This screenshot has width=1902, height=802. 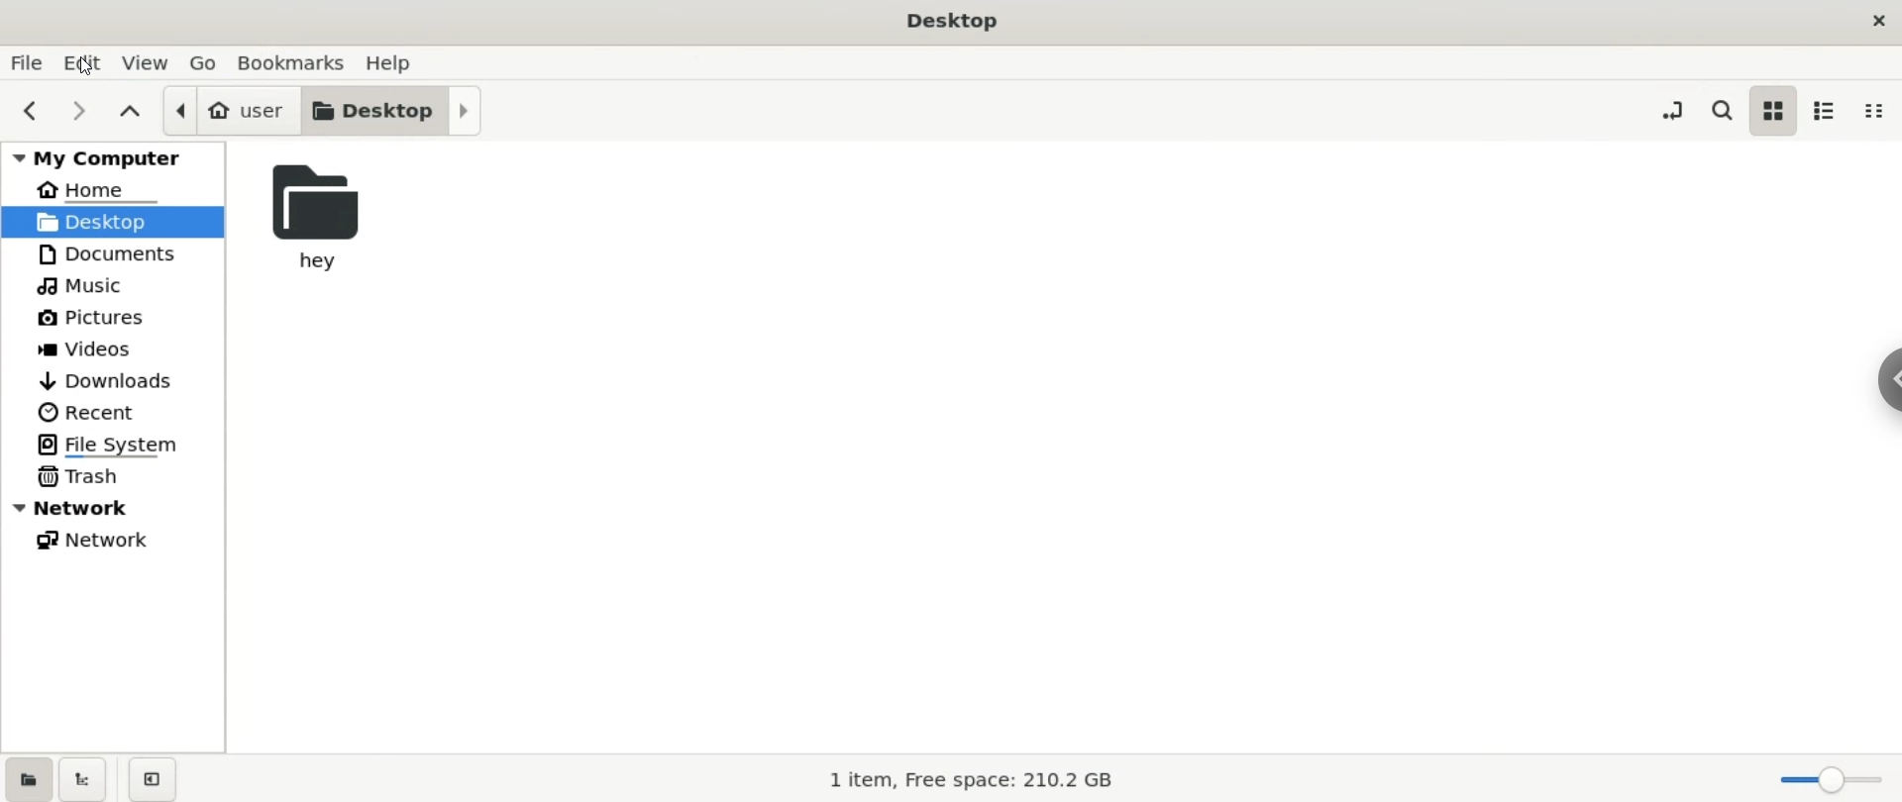 I want to click on show places, so click(x=26, y=780).